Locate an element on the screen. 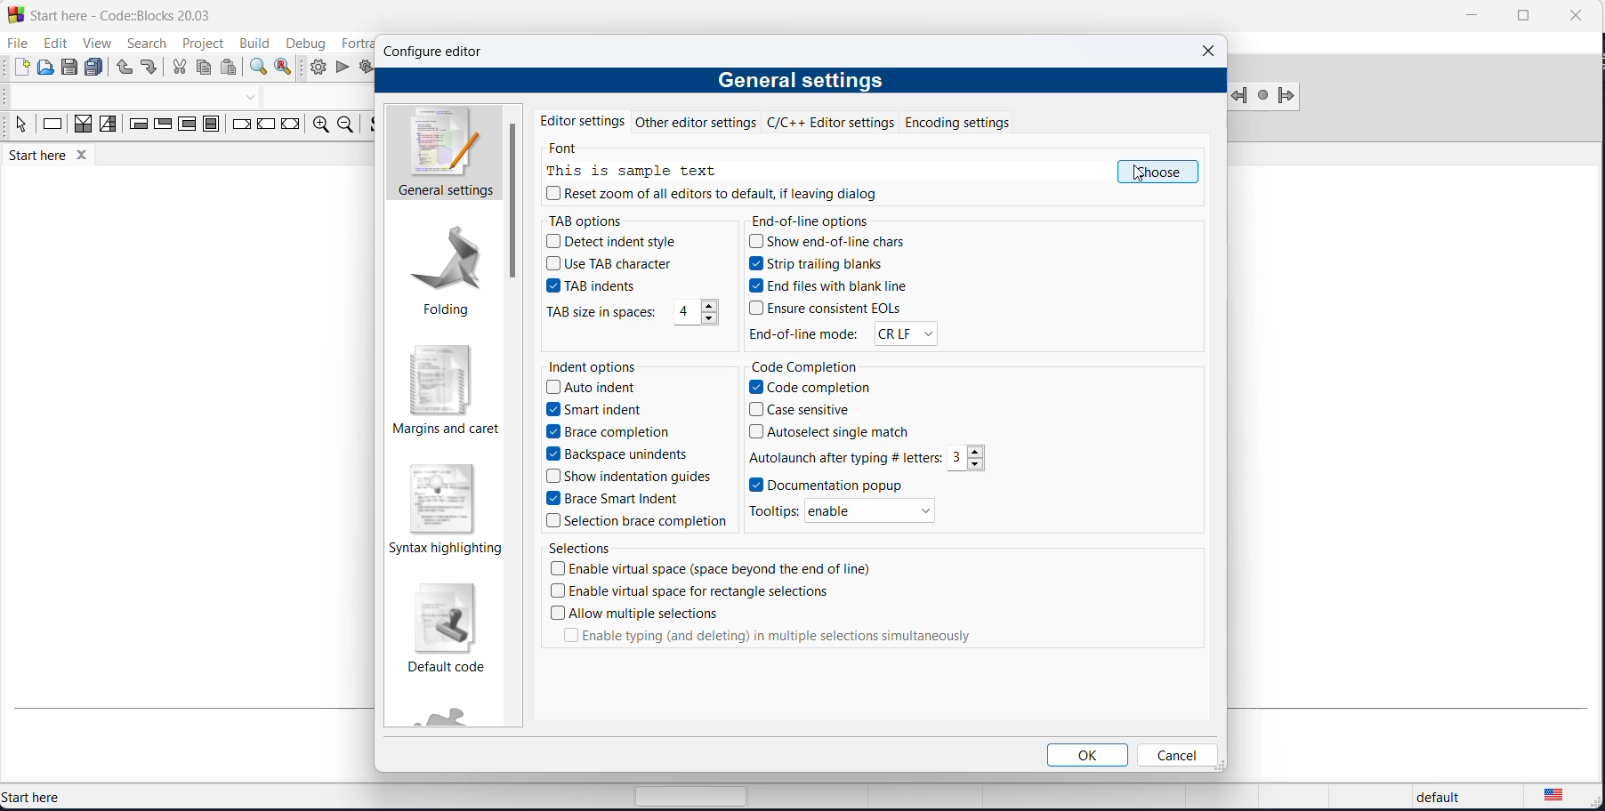  code completion checkbox is located at coordinates (819, 388).